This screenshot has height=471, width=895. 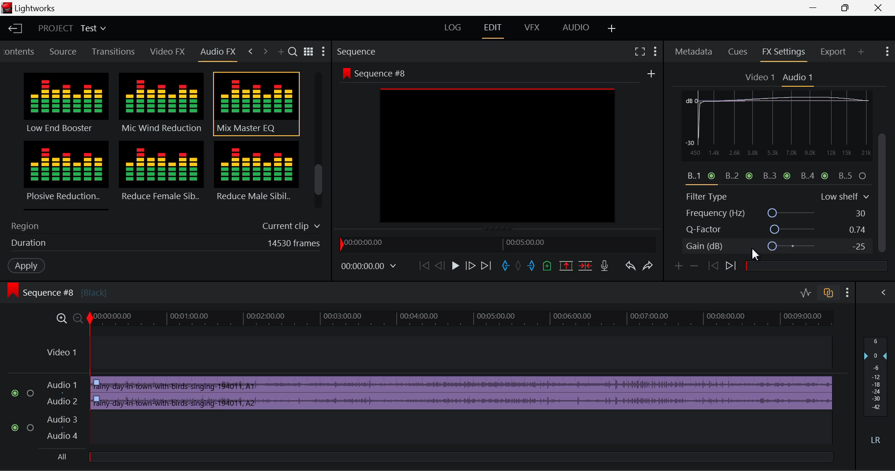 What do you see at coordinates (760, 78) in the screenshot?
I see `Video 1` at bounding box center [760, 78].